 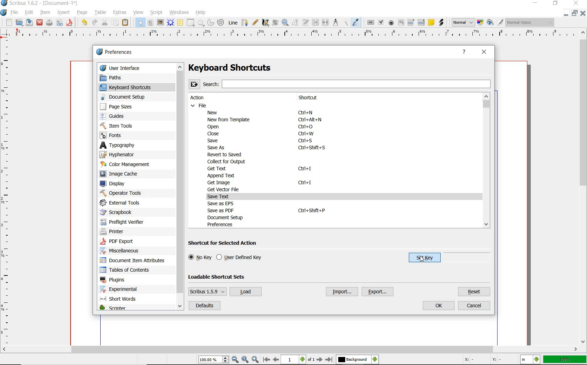 What do you see at coordinates (200, 105) in the screenshot?
I see `file` at bounding box center [200, 105].